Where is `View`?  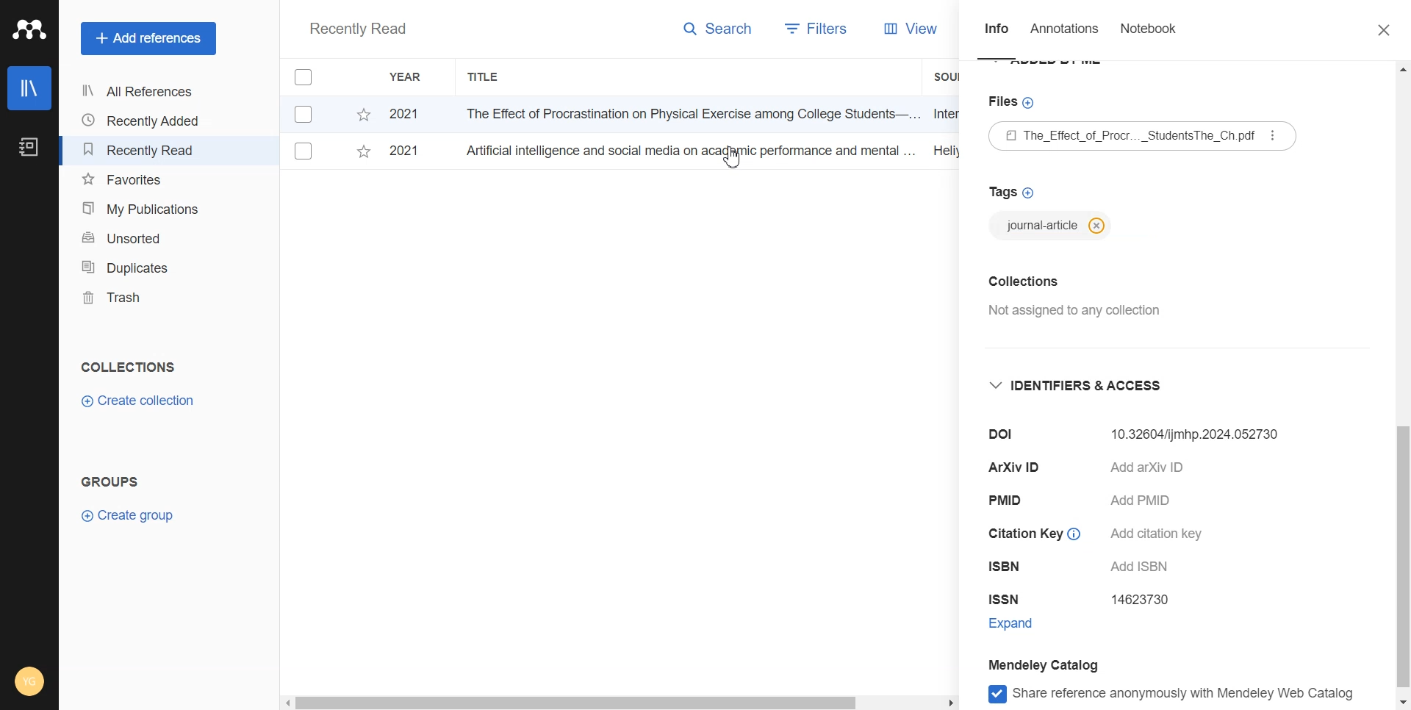
View is located at coordinates (898, 29).